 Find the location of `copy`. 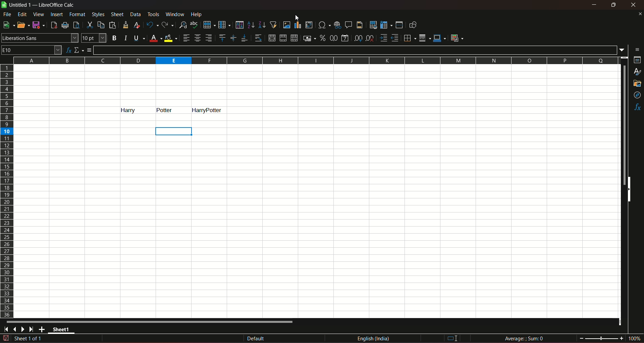

copy is located at coordinates (101, 25).